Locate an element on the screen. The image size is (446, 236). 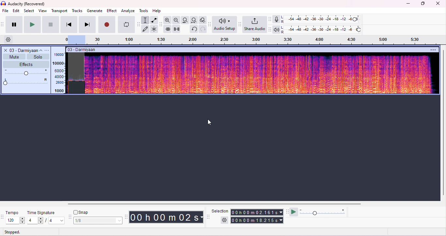
play at speed/play at speed once is located at coordinates (294, 212).